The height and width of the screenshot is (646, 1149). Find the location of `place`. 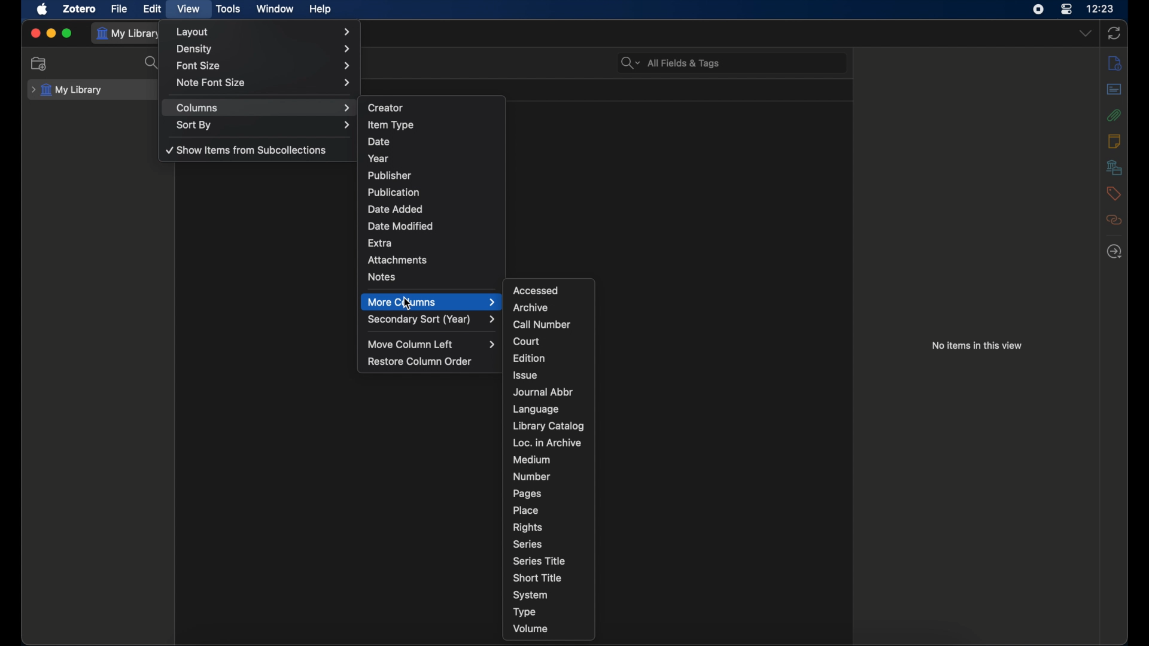

place is located at coordinates (527, 510).